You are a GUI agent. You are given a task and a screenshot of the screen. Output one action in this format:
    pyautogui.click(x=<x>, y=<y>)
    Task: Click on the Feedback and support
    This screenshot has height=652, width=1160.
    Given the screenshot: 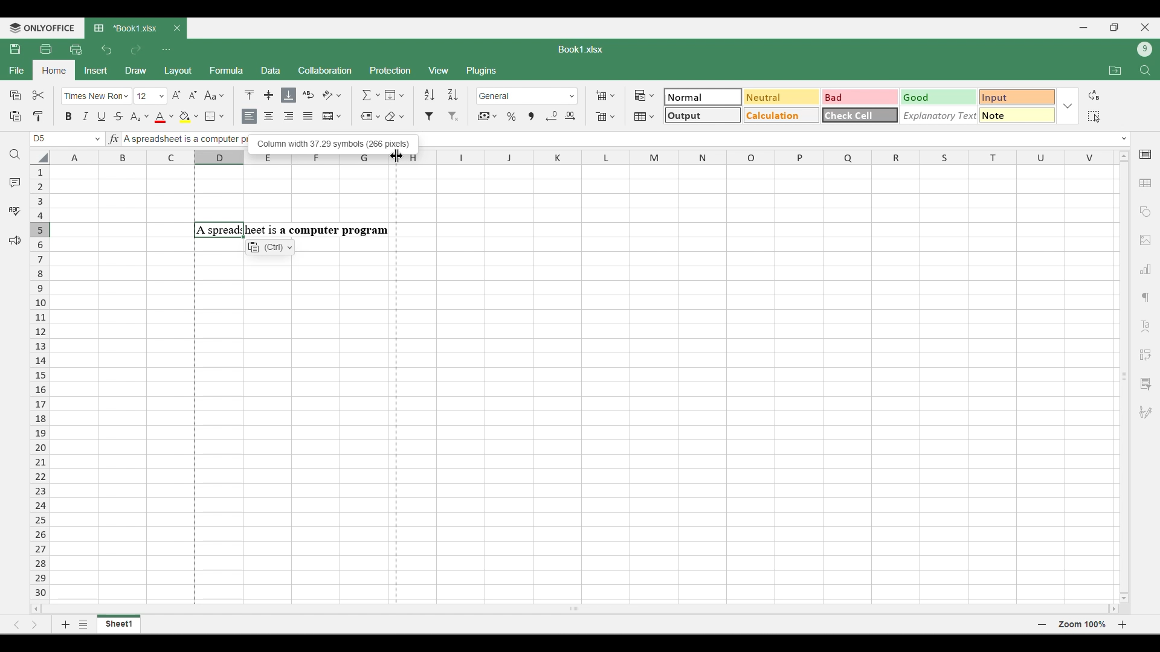 What is the action you would take?
    pyautogui.click(x=15, y=241)
    